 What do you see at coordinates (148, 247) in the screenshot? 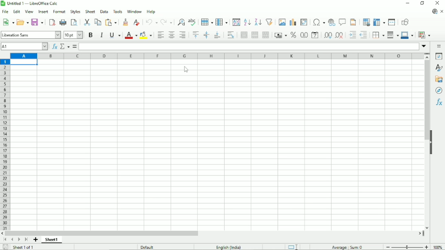
I see `Default` at bounding box center [148, 247].